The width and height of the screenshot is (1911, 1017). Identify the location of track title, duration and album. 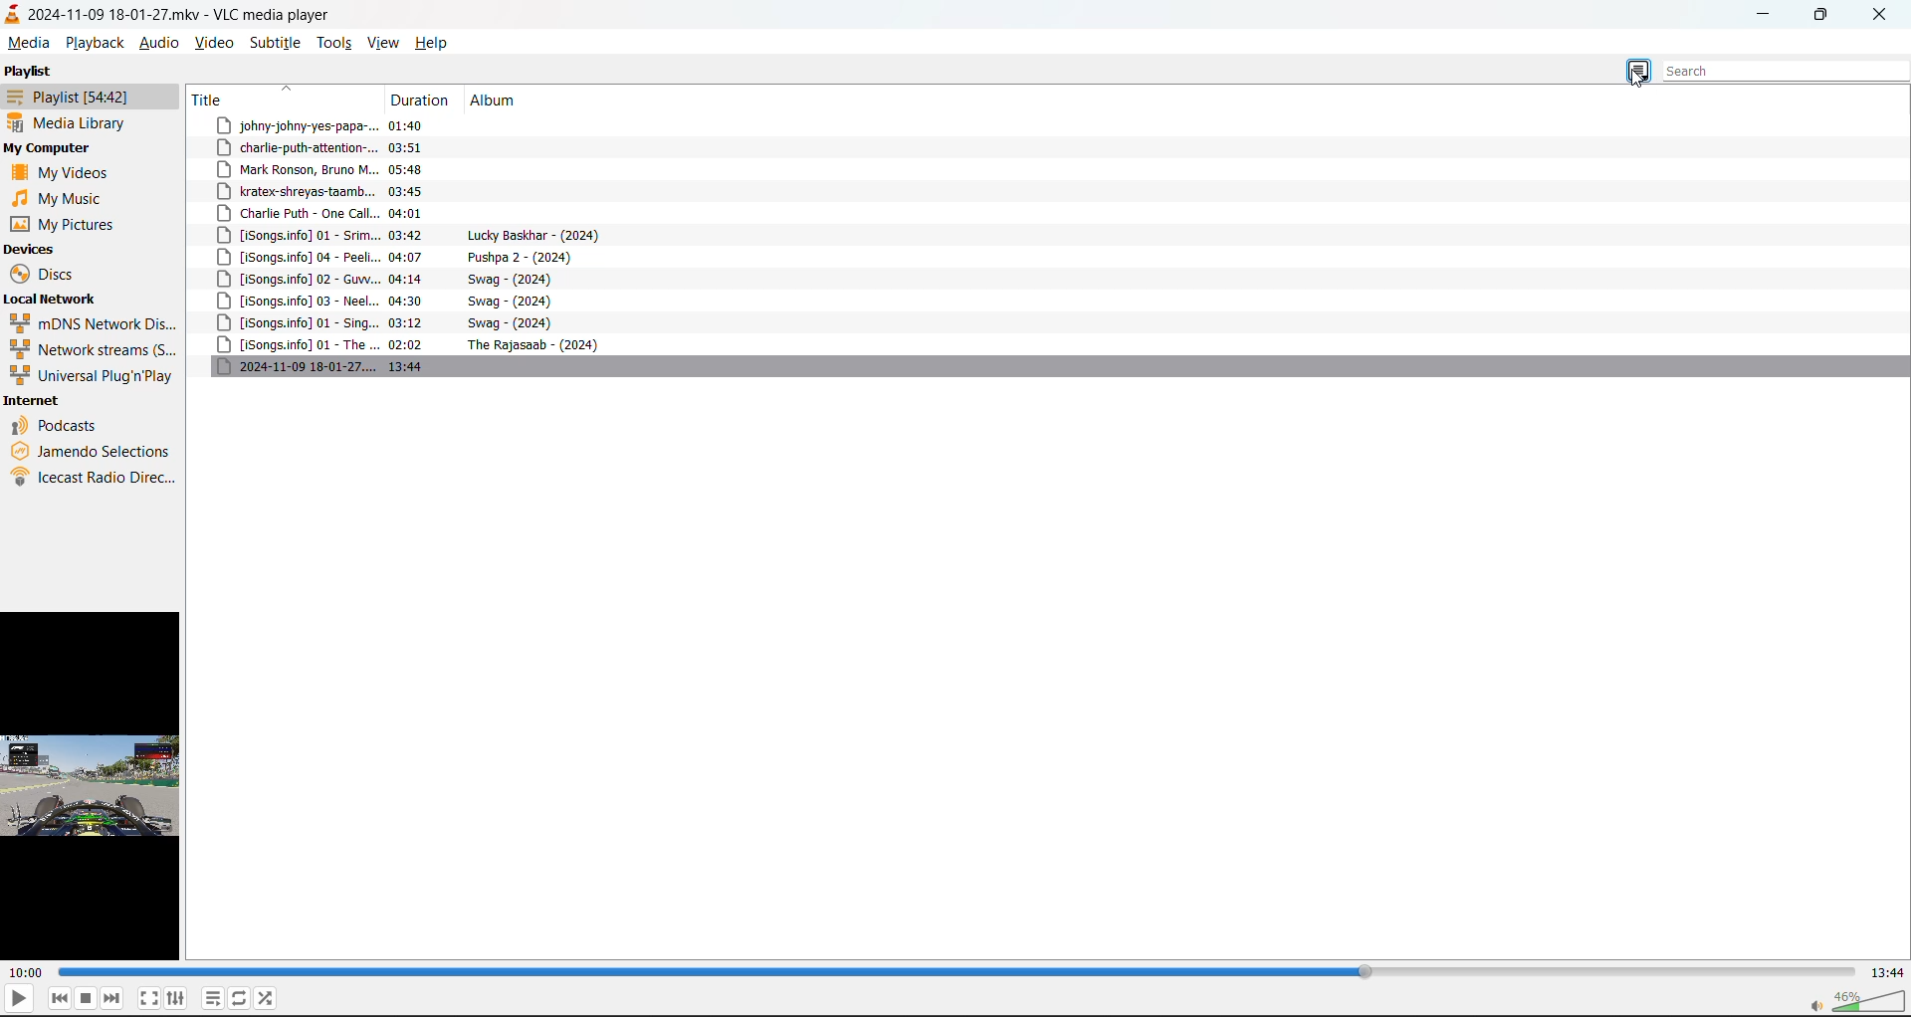
(407, 257).